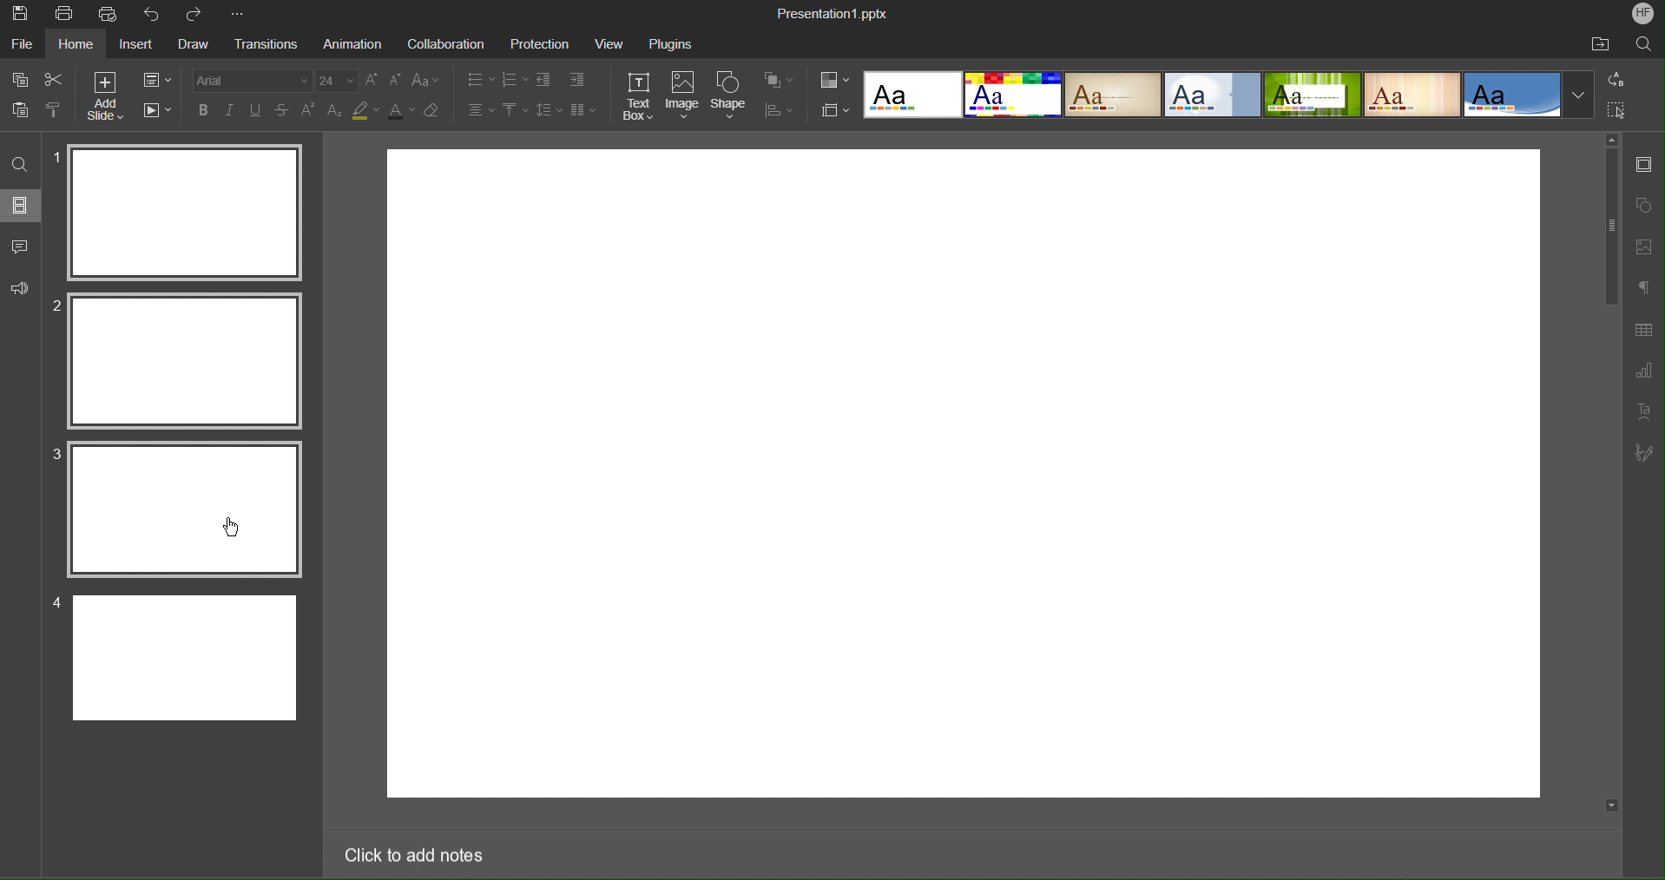  What do you see at coordinates (1645, 45) in the screenshot?
I see `Search` at bounding box center [1645, 45].